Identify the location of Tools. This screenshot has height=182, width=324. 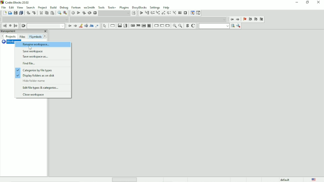
(101, 7).